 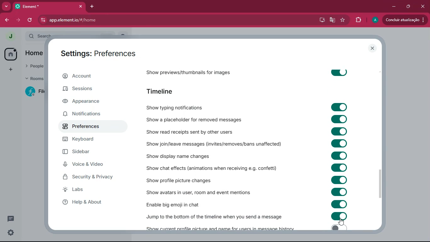 I want to click on show a placeholder for removed messages, so click(x=195, y=119).